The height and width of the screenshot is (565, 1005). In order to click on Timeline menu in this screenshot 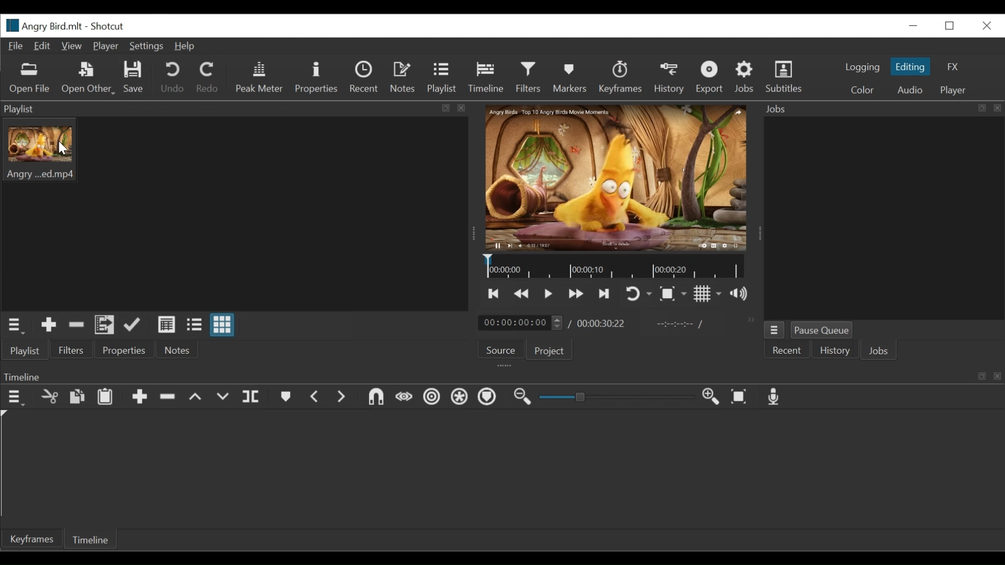, I will do `click(15, 398)`.